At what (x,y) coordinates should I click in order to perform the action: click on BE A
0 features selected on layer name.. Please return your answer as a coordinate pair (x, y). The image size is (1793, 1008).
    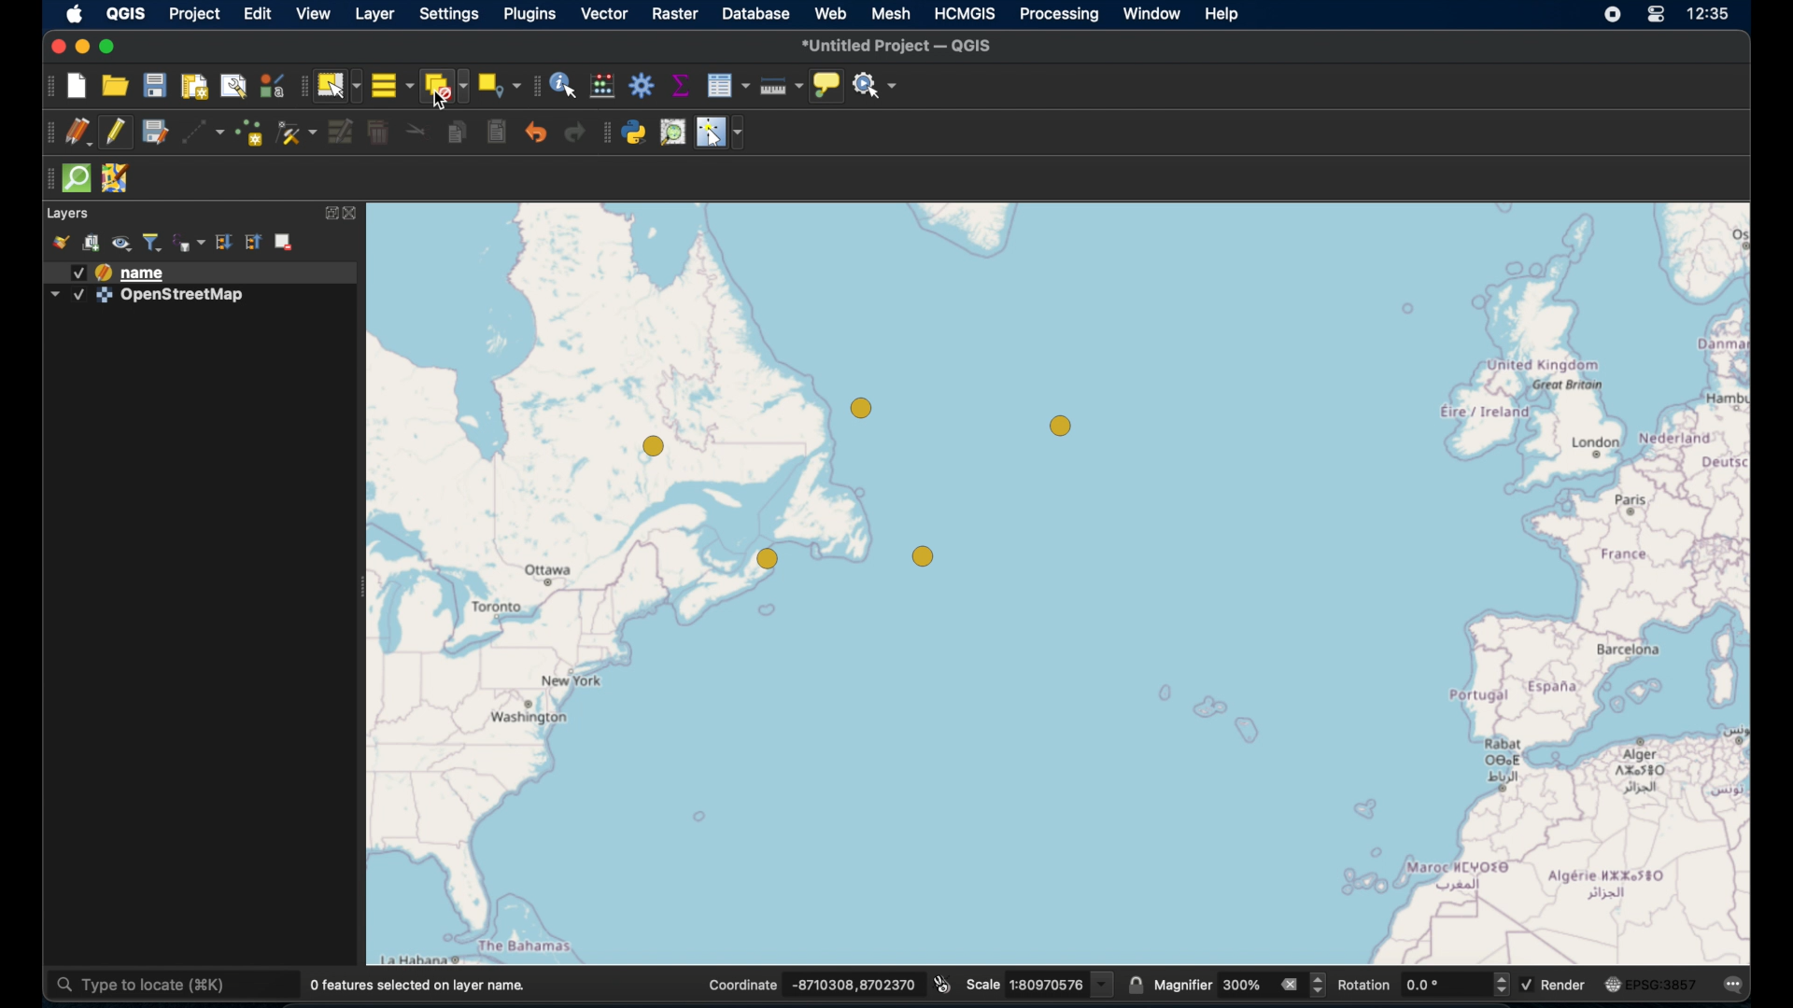
    Looking at the image, I should click on (418, 985).